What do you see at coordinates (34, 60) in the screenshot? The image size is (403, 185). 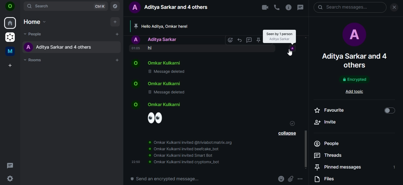 I see `rooms` at bounding box center [34, 60].